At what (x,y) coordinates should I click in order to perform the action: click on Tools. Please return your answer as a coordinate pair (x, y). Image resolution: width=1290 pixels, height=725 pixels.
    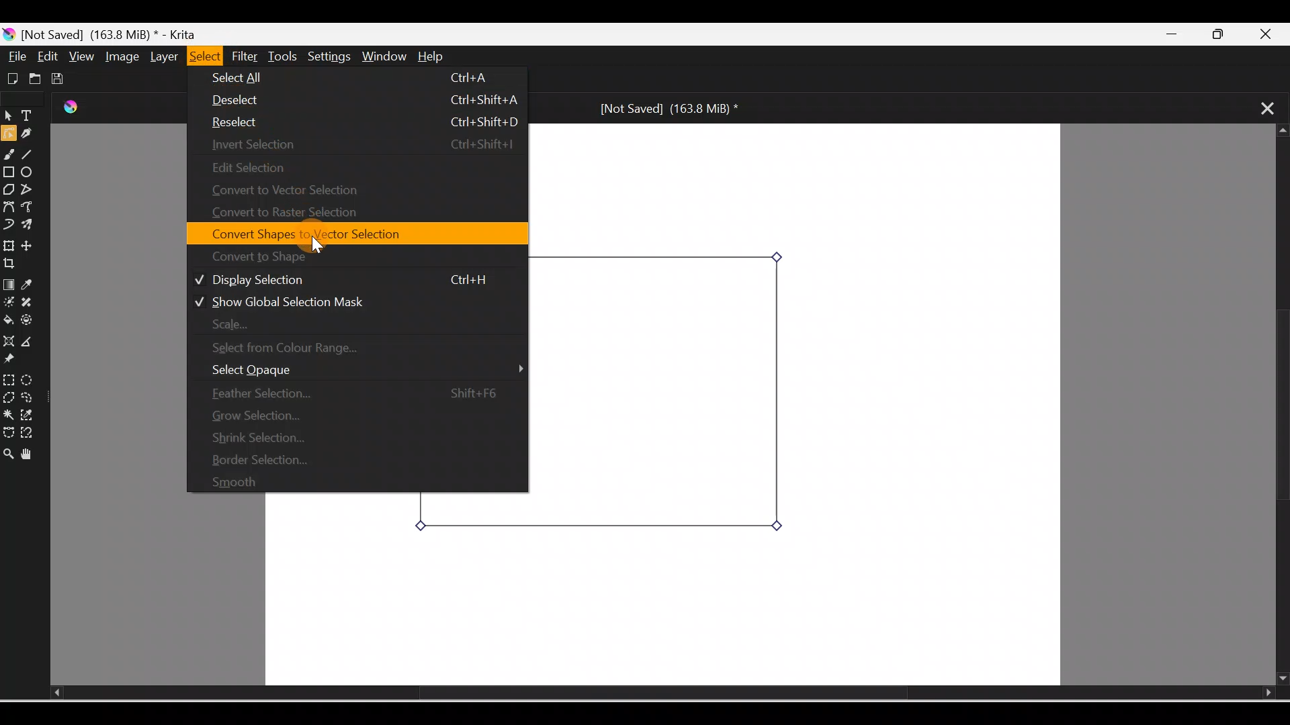
    Looking at the image, I should click on (285, 56).